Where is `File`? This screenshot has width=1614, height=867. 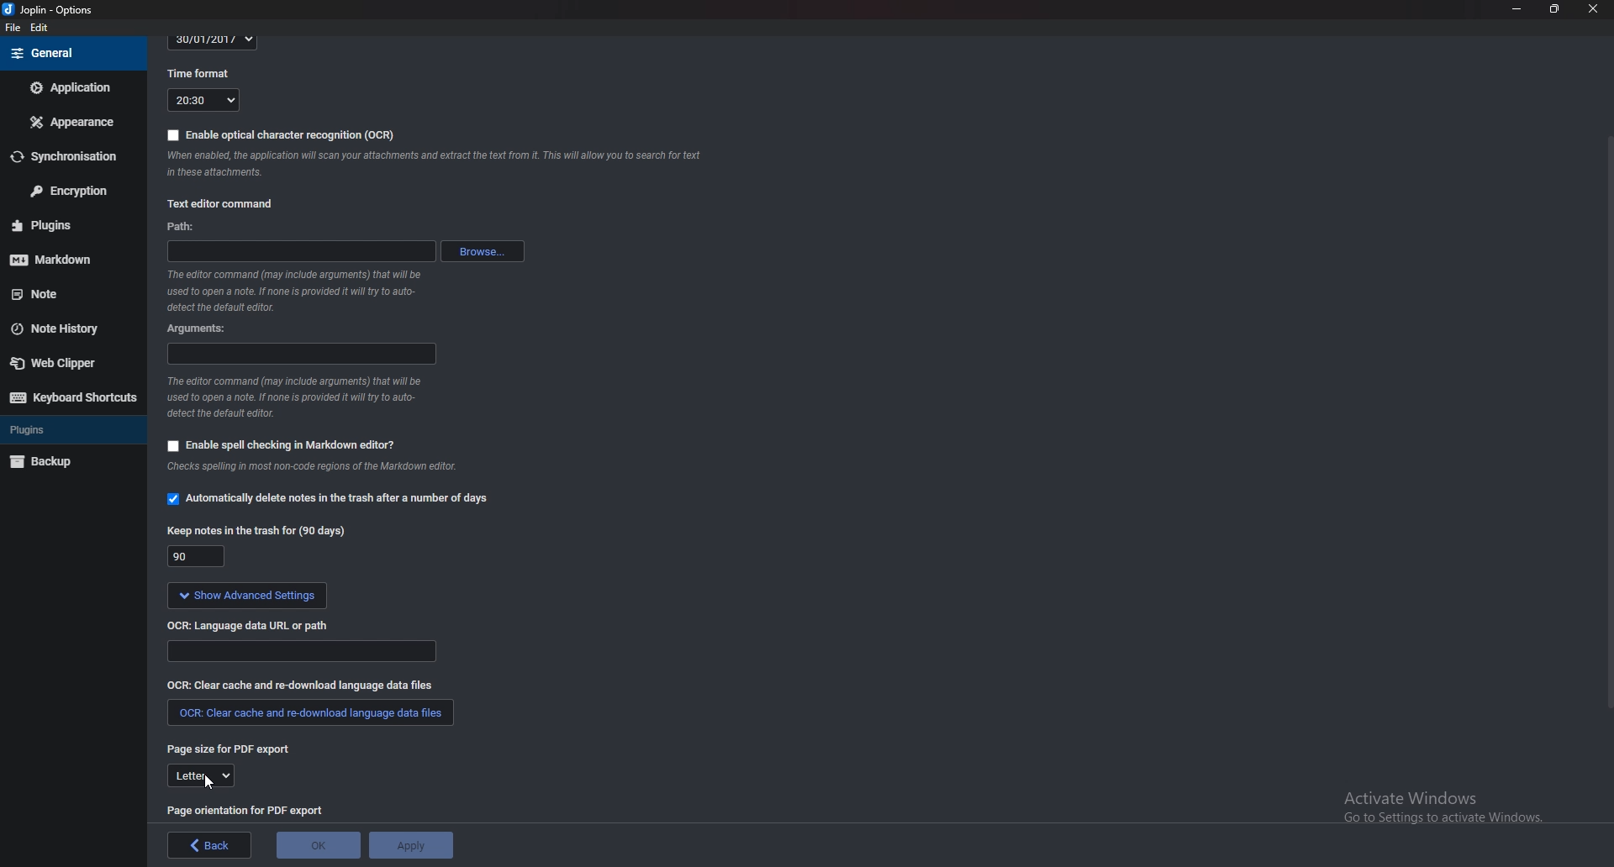
File is located at coordinates (14, 28).